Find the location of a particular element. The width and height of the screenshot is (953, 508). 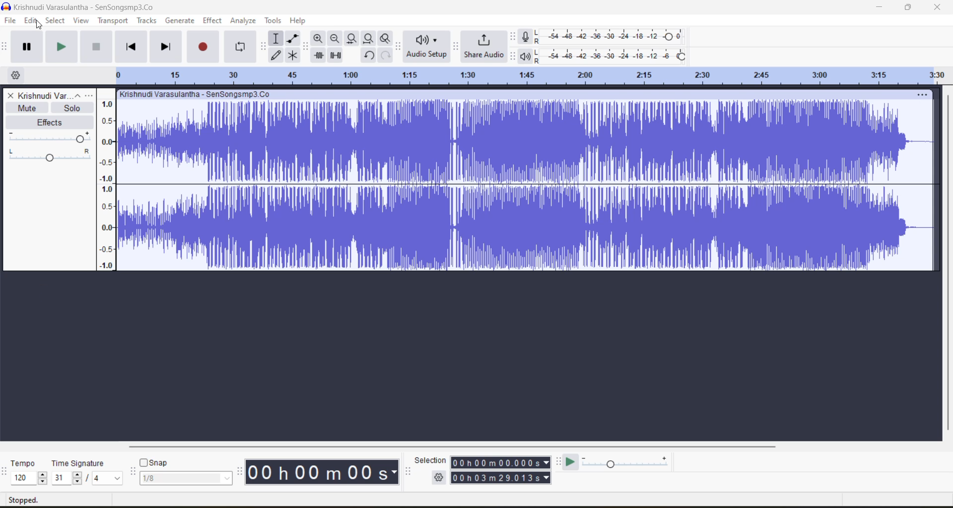

transport is located at coordinates (112, 20).